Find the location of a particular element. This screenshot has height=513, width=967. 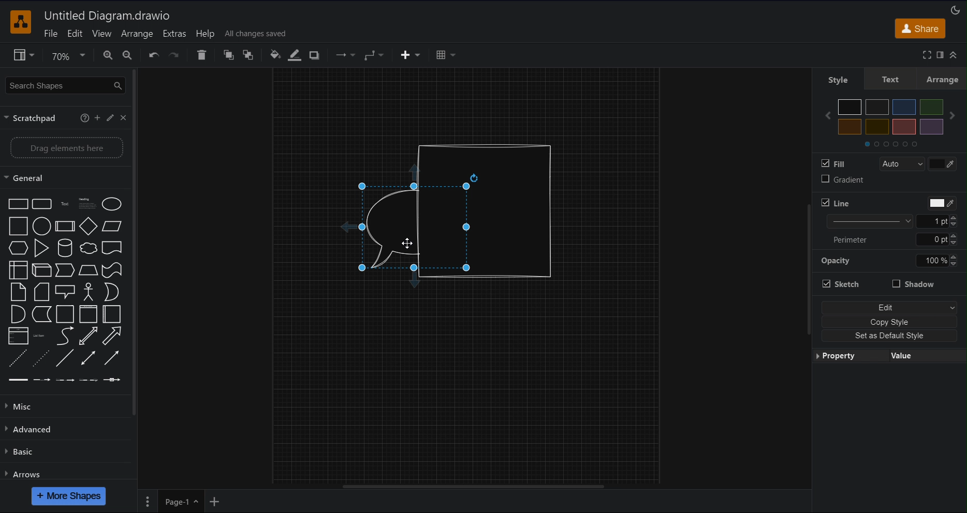

Connection is located at coordinates (345, 55).